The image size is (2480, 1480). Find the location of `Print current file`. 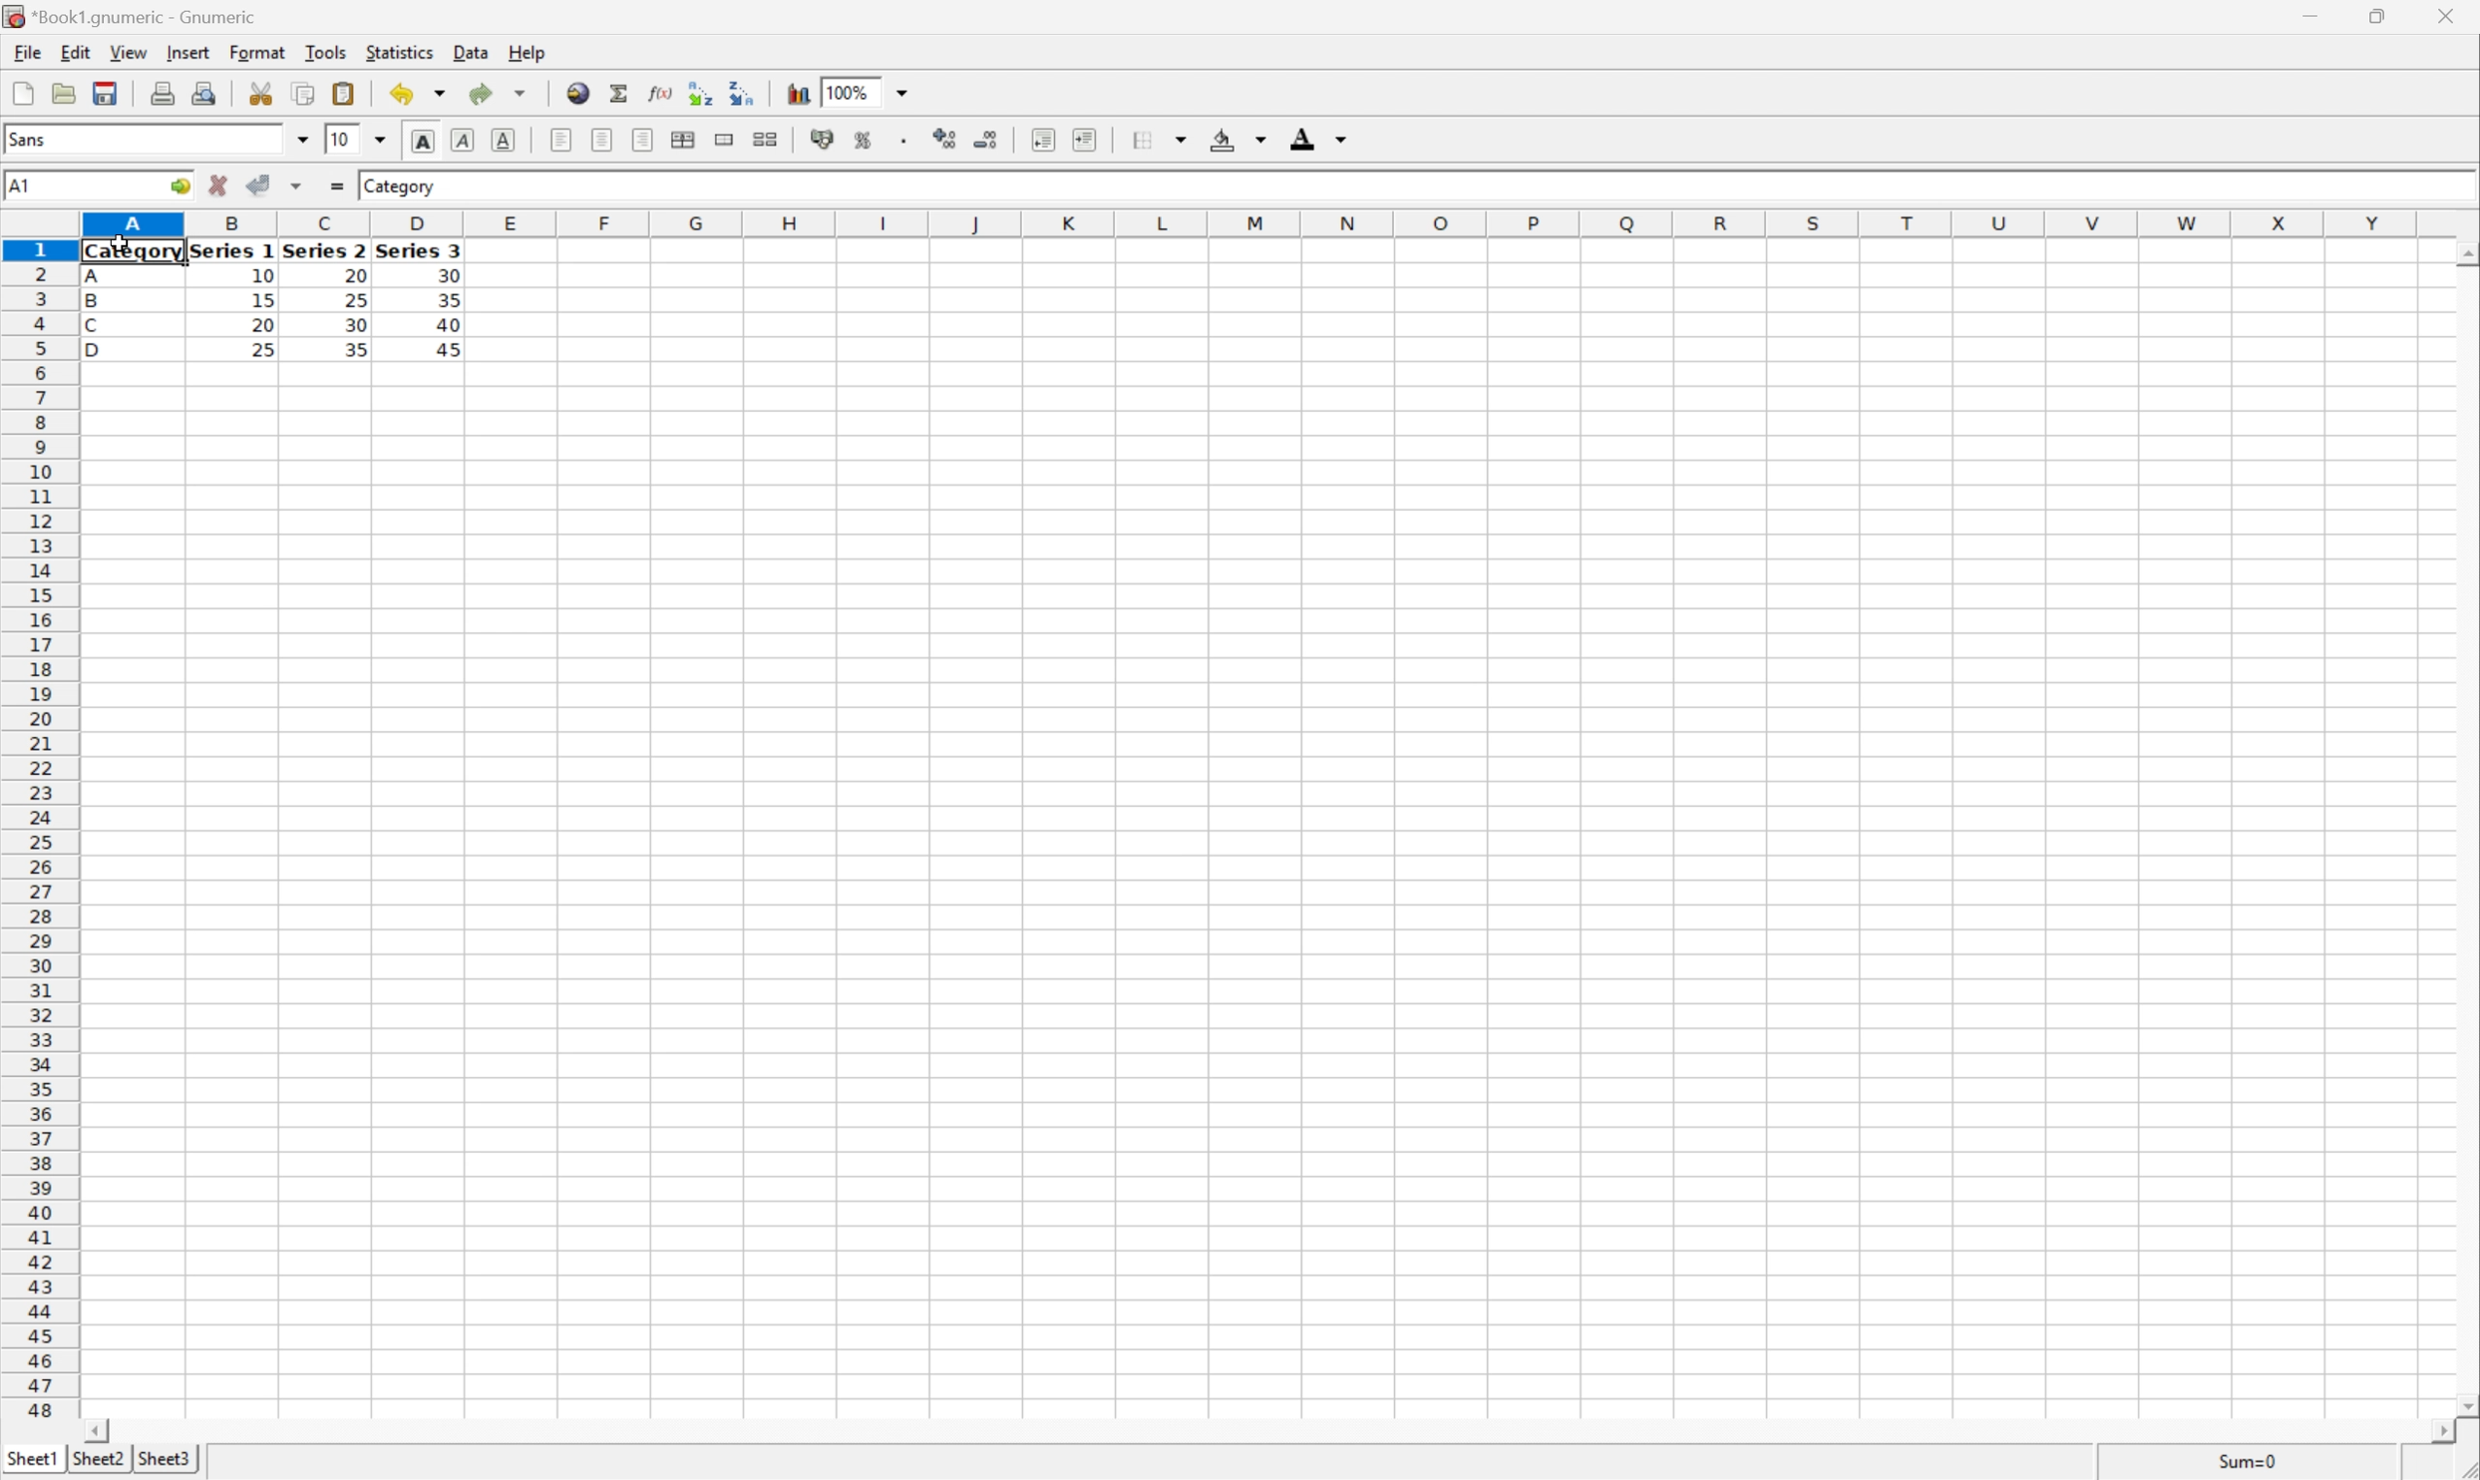

Print current file is located at coordinates (163, 96).